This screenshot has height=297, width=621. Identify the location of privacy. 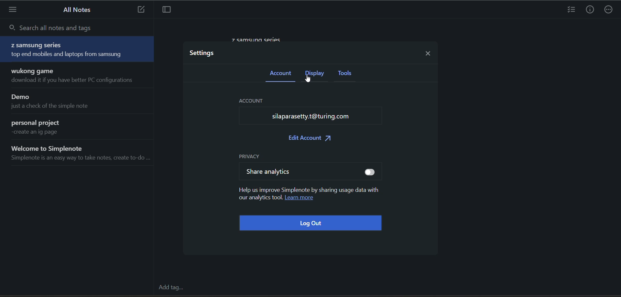
(252, 156).